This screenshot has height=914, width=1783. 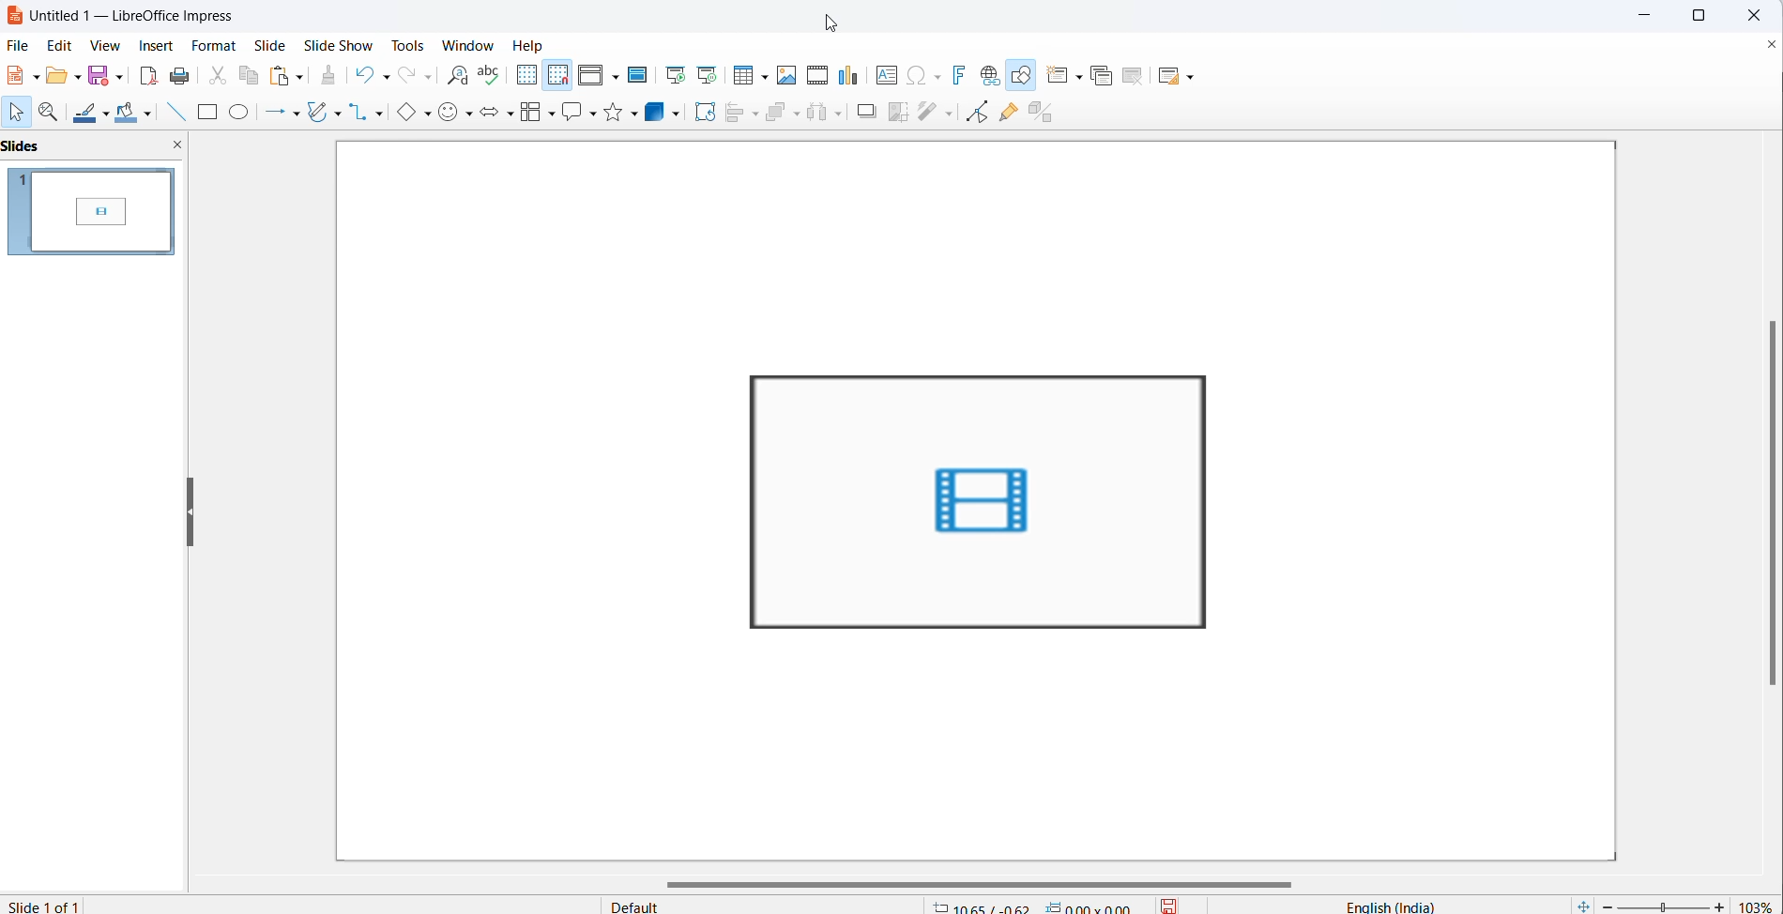 I want to click on insert special characters, so click(x=916, y=77).